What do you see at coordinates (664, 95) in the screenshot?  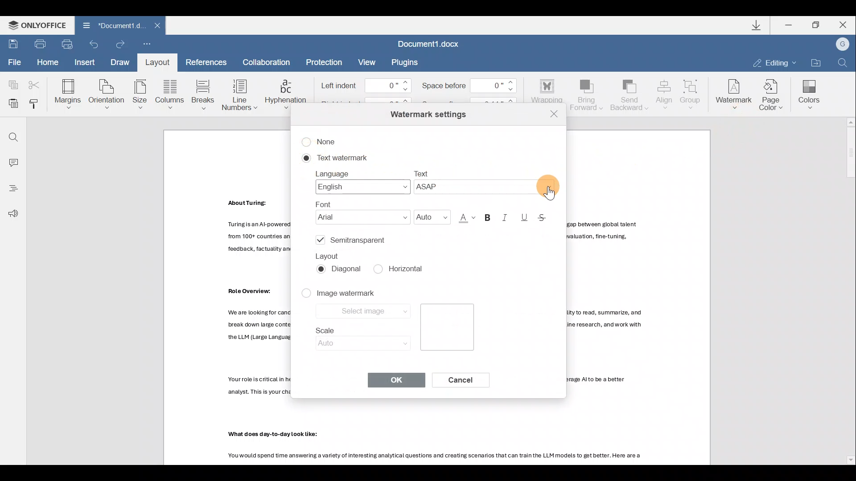 I see `Align` at bounding box center [664, 95].